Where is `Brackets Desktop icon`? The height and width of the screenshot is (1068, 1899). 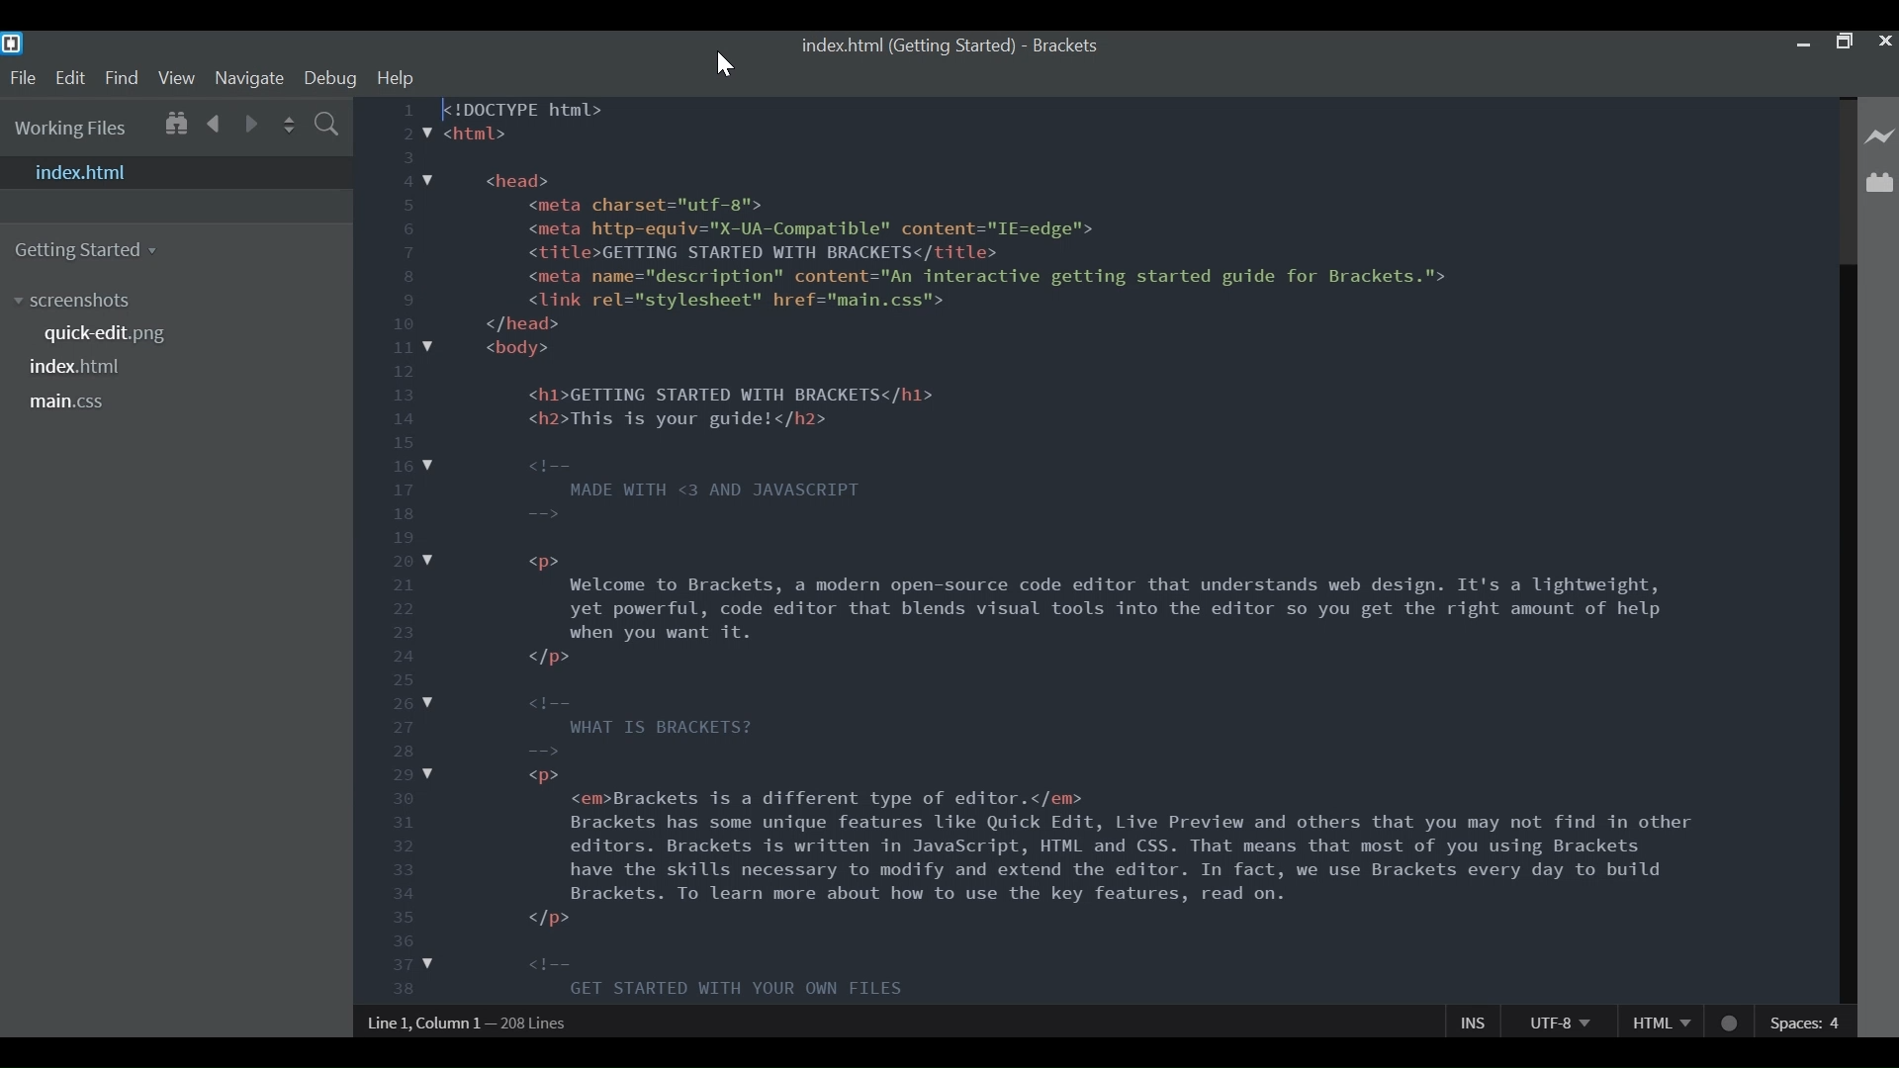 Brackets Desktop icon is located at coordinates (12, 44).